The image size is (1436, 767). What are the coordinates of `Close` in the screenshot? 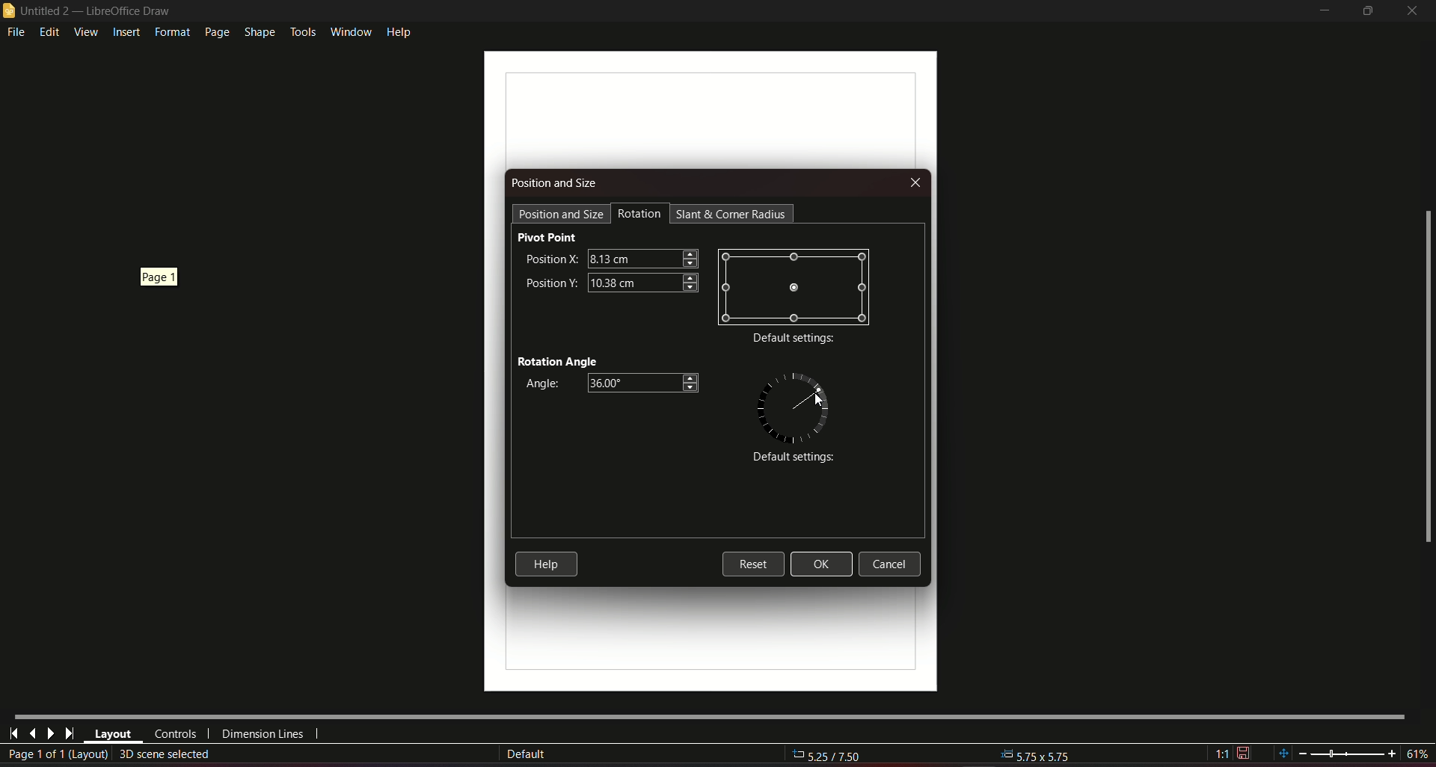 It's located at (914, 183).